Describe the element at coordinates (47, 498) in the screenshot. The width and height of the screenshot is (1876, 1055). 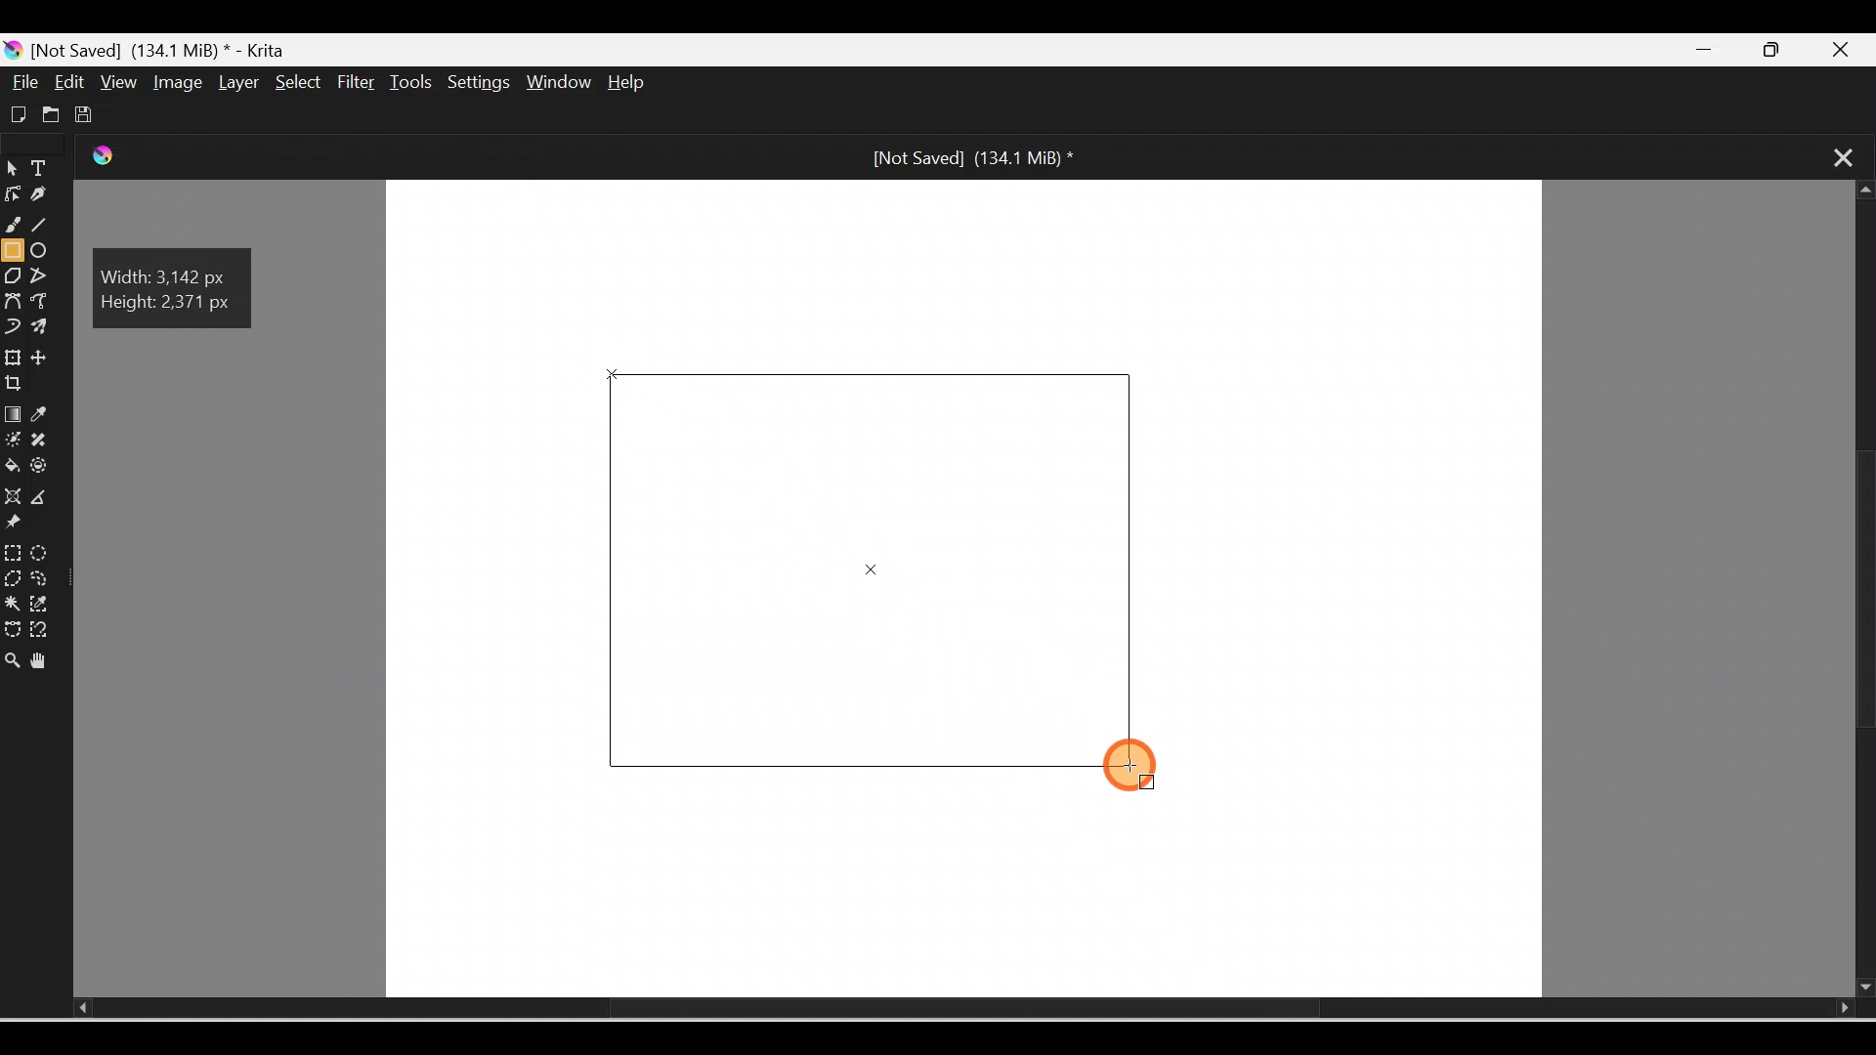
I see `Measure the distance between two points` at that location.